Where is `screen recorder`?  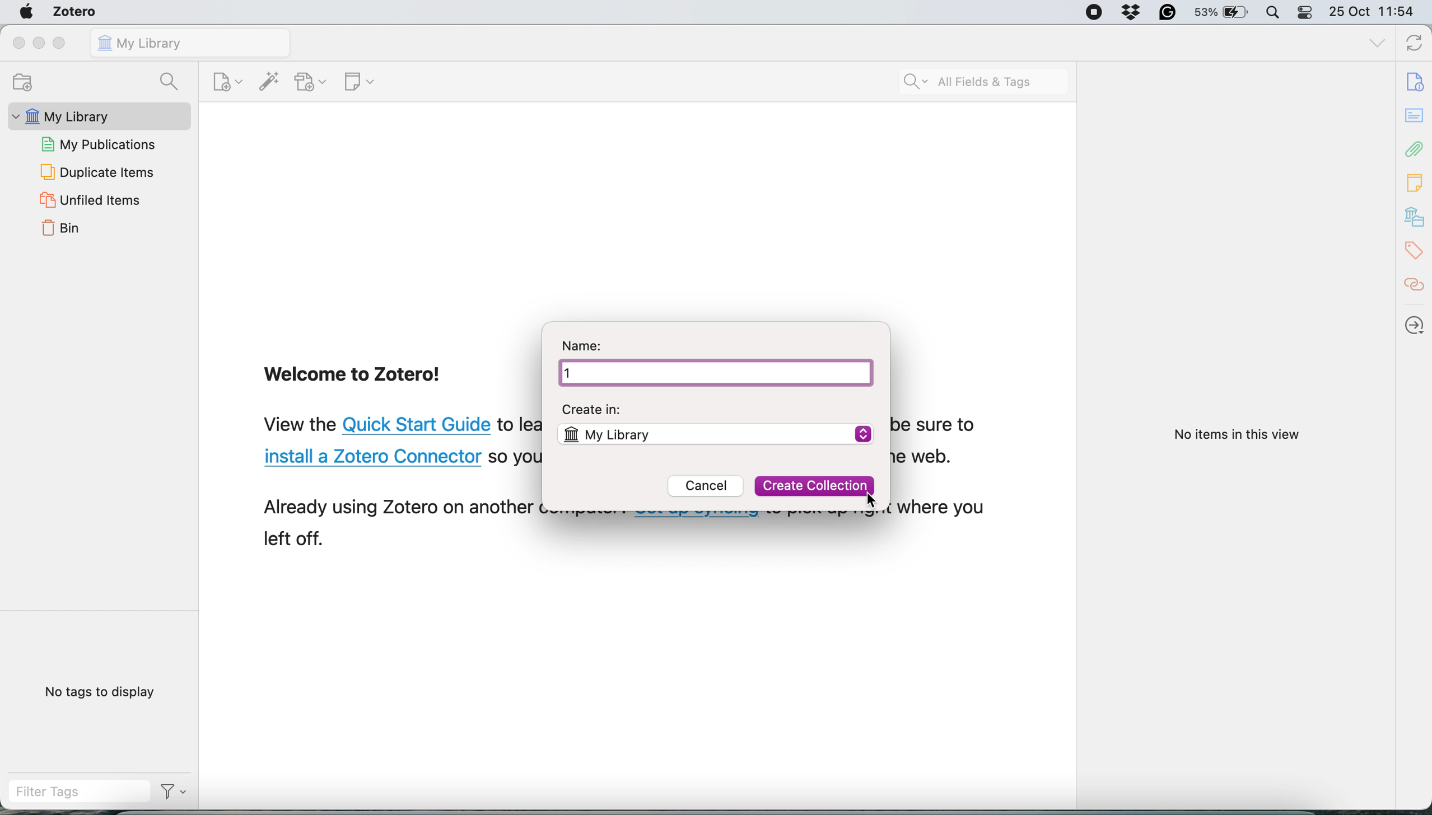 screen recorder is located at coordinates (1092, 12).